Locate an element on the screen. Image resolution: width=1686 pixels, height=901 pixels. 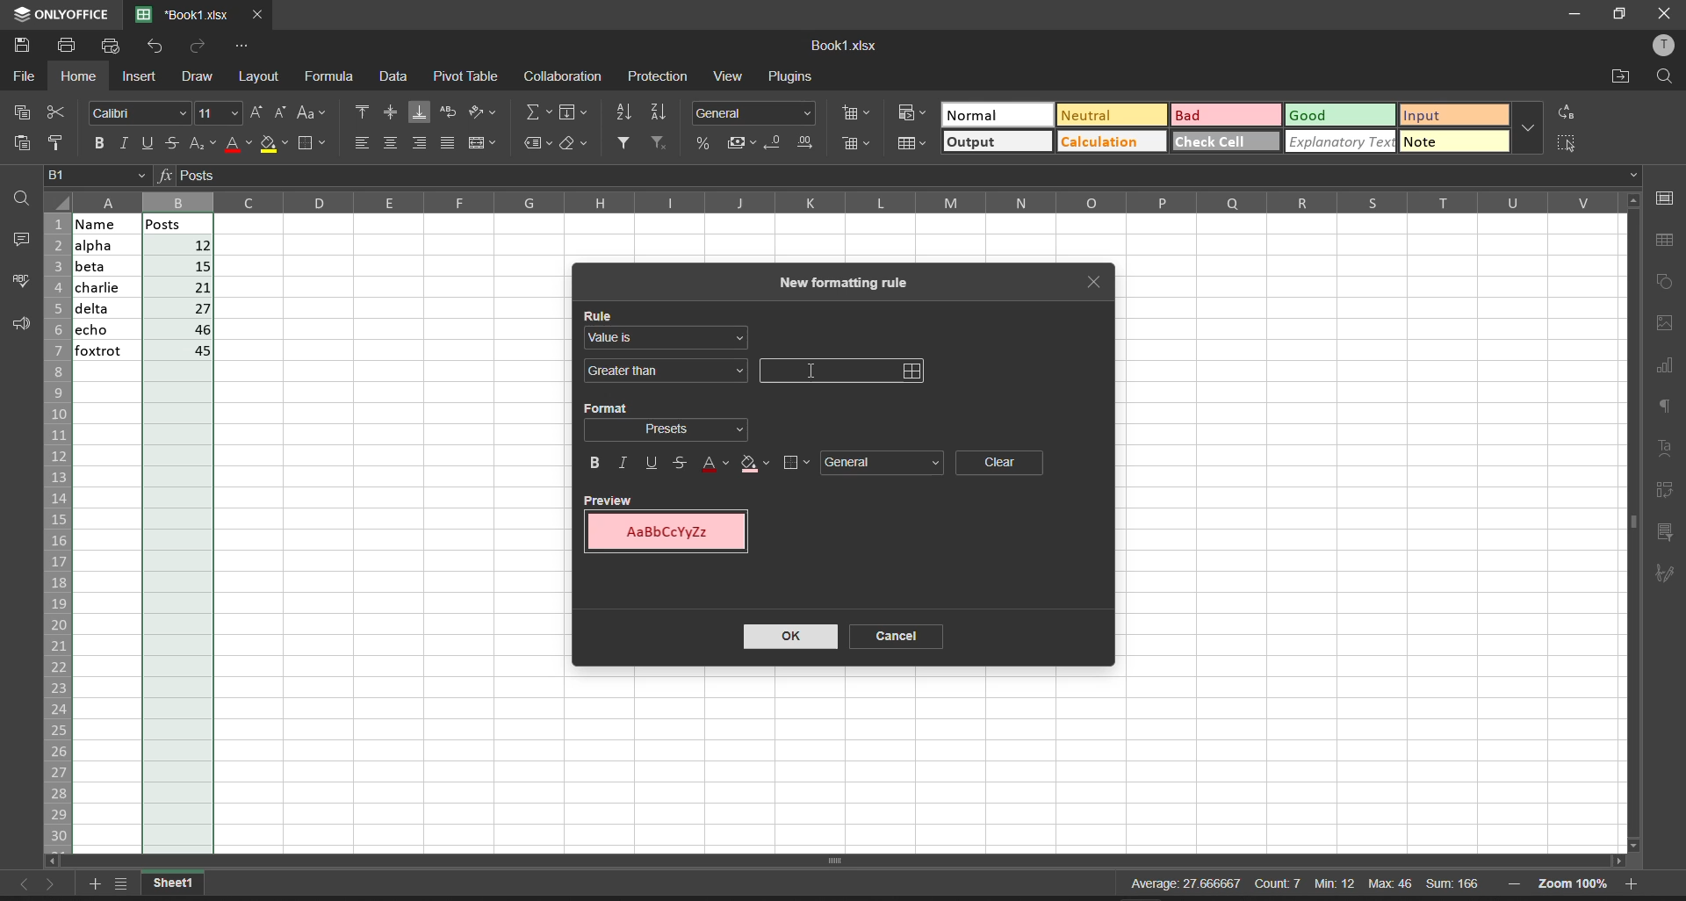
text color is located at coordinates (716, 465).